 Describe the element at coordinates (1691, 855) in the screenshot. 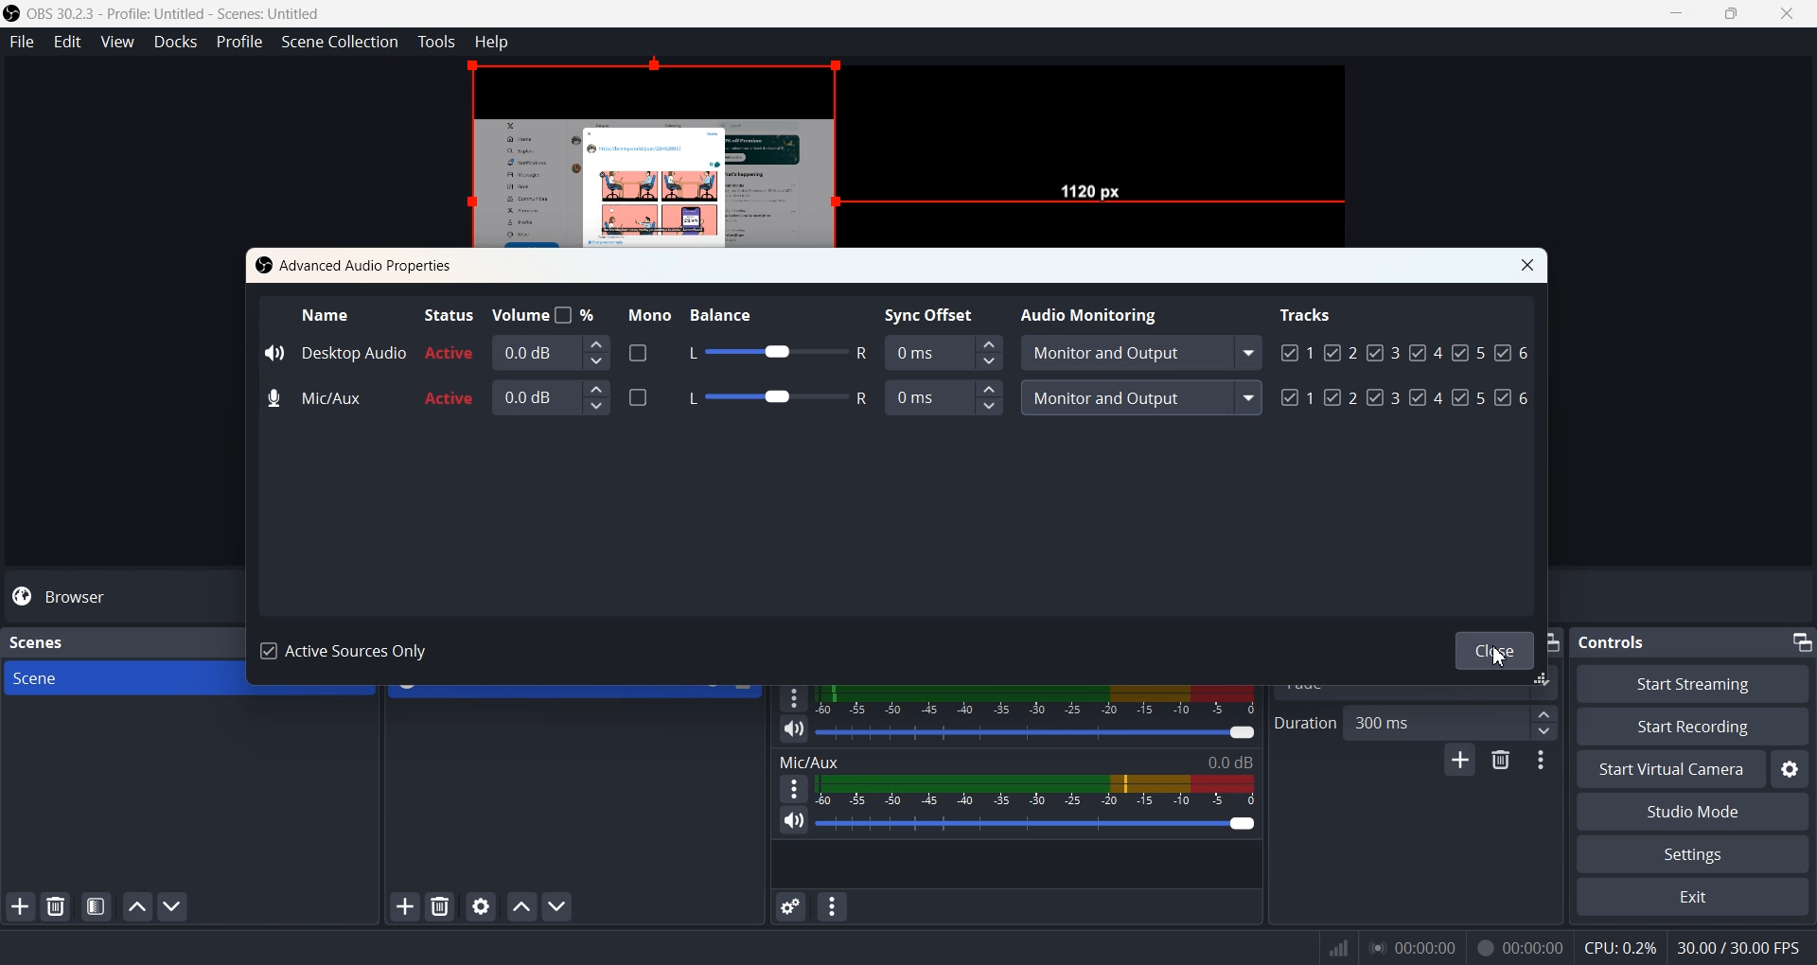

I see `Settings` at that location.